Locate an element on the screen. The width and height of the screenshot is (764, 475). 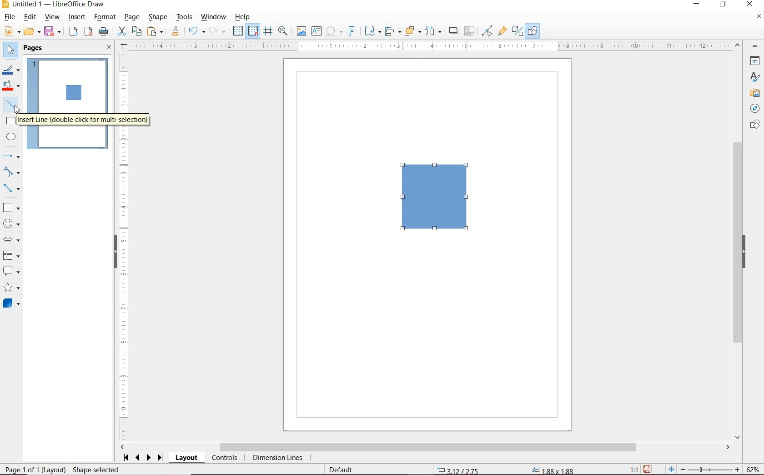
CUT is located at coordinates (121, 31).